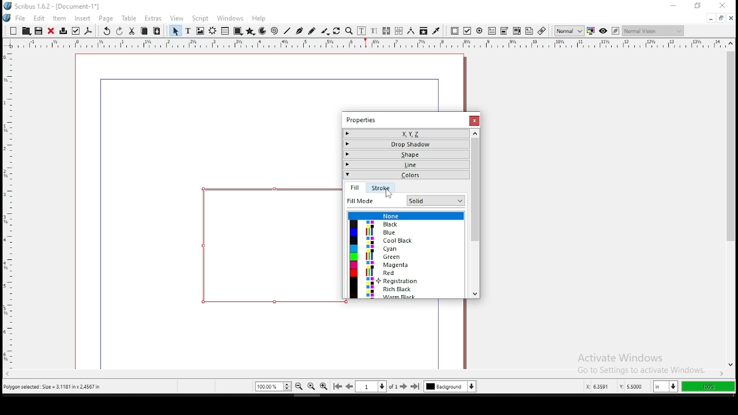  What do you see at coordinates (637, 359) in the screenshot?
I see `activate windows` at bounding box center [637, 359].